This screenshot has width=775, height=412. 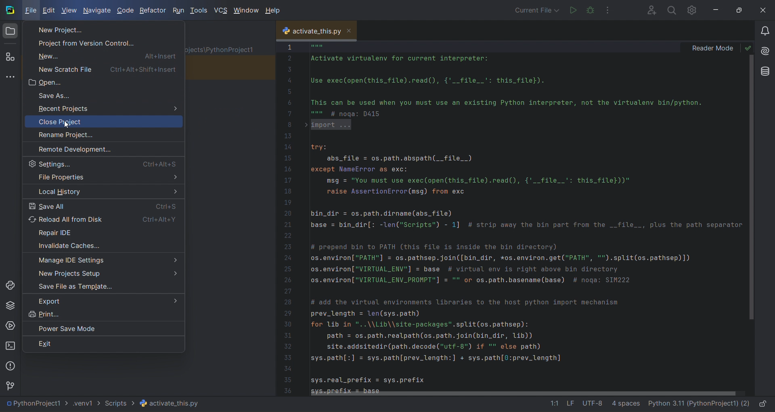 What do you see at coordinates (698, 404) in the screenshot?
I see `Python 3.11 (PythonProject1) (2)` at bounding box center [698, 404].